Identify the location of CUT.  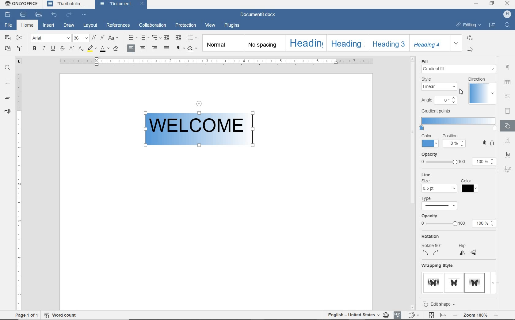
(20, 38).